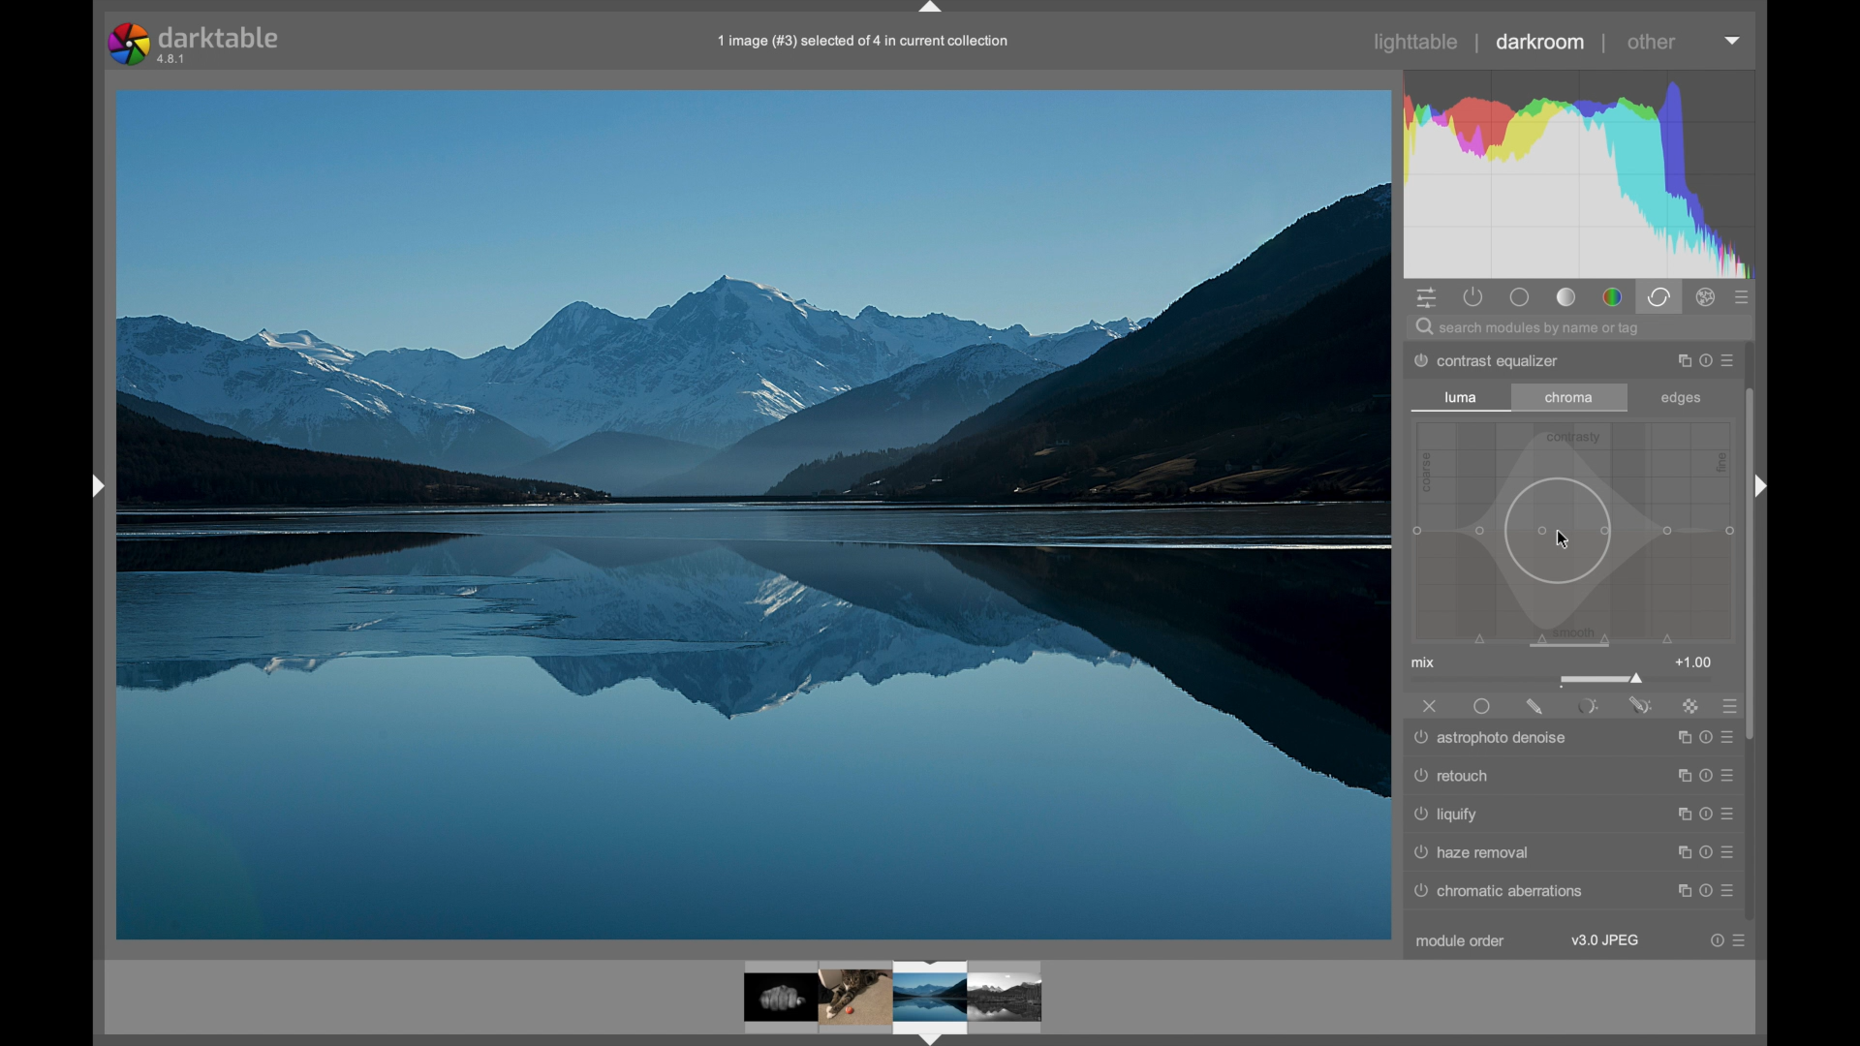  Describe the element at coordinates (1514, 891) in the screenshot. I see `© chromatic aberrations` at that location.